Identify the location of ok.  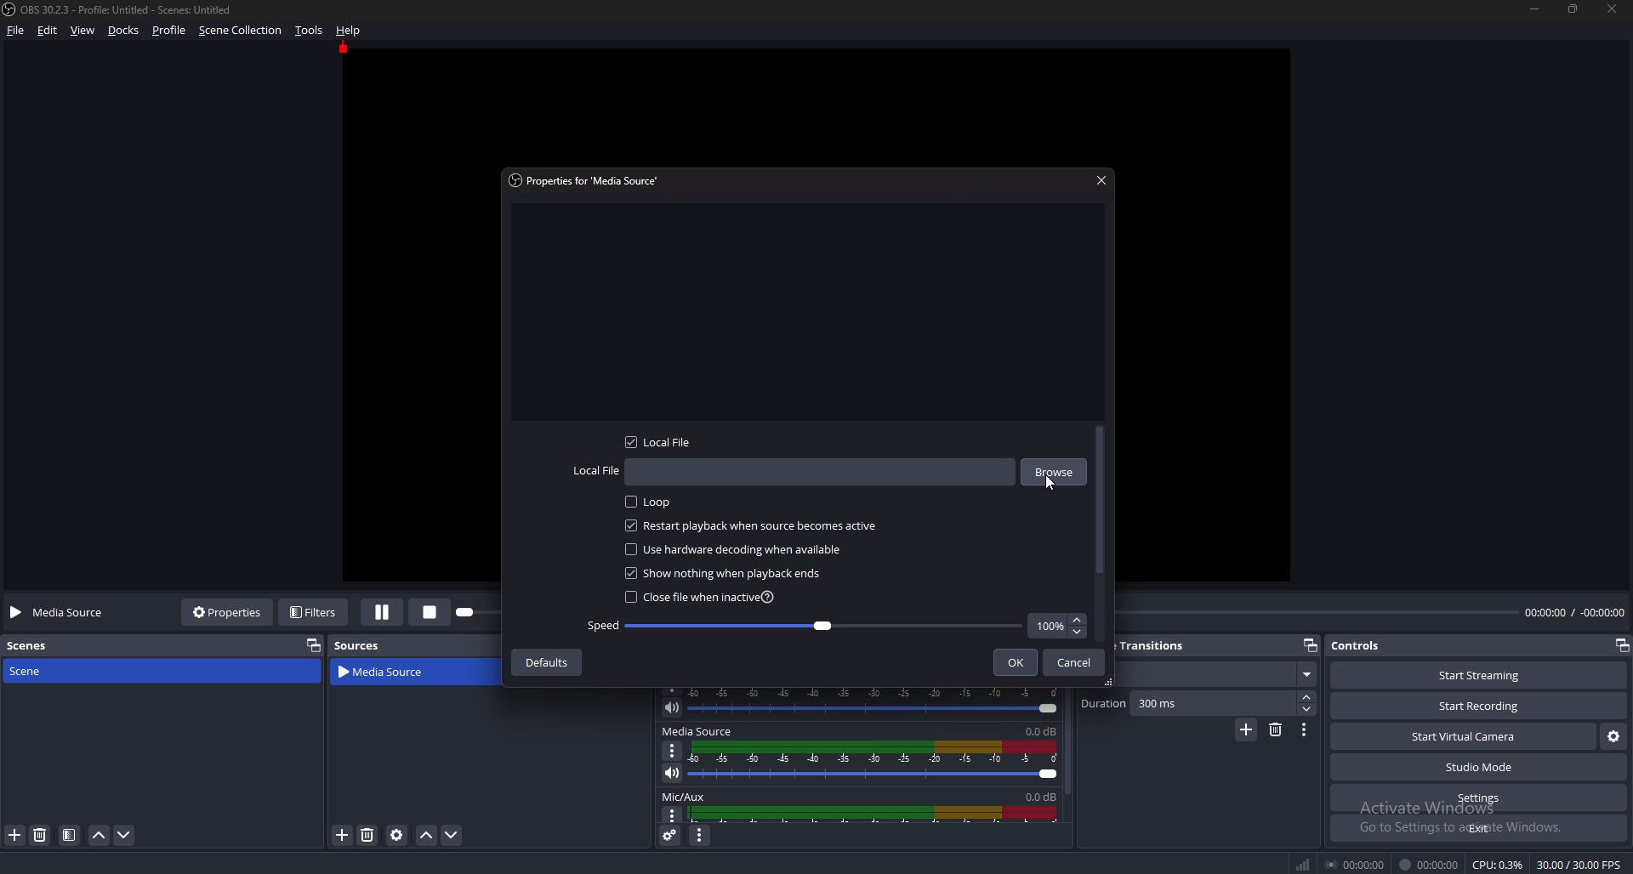
(1018, 662).